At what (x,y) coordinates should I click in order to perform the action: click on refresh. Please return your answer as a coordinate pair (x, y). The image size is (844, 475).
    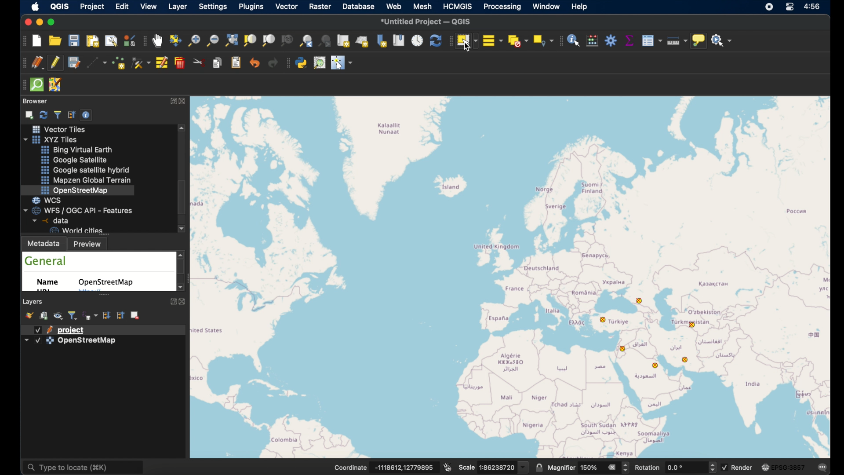
    Looking at the image, I should click on (435, 40).